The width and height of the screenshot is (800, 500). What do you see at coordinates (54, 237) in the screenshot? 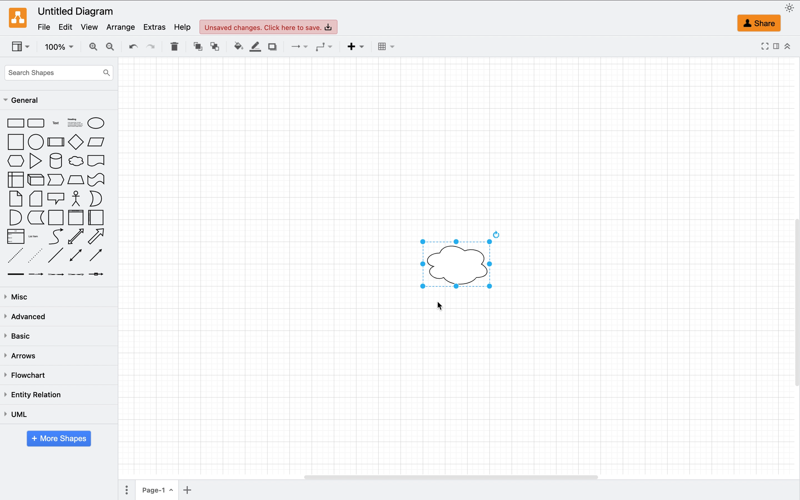
I see `curve` at bounding box center [54, 237].